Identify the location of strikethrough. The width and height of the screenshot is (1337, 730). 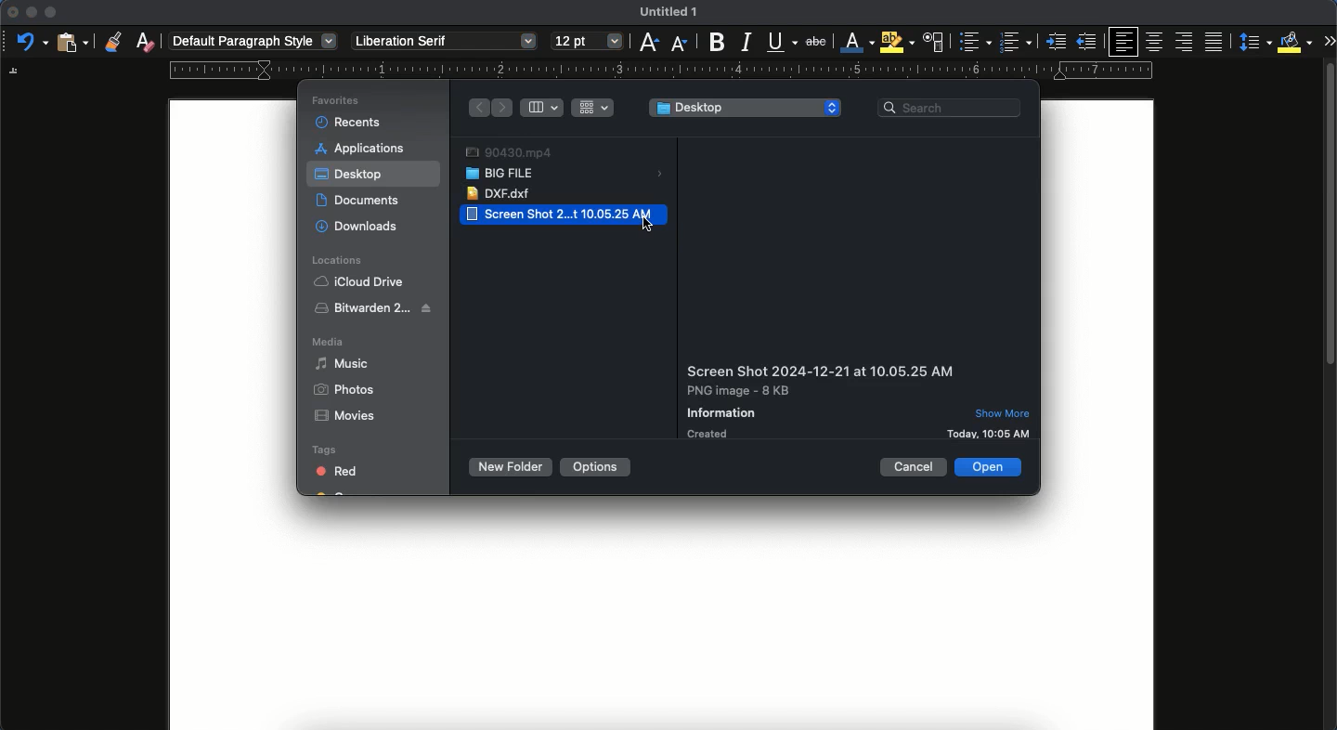
(816, 41).